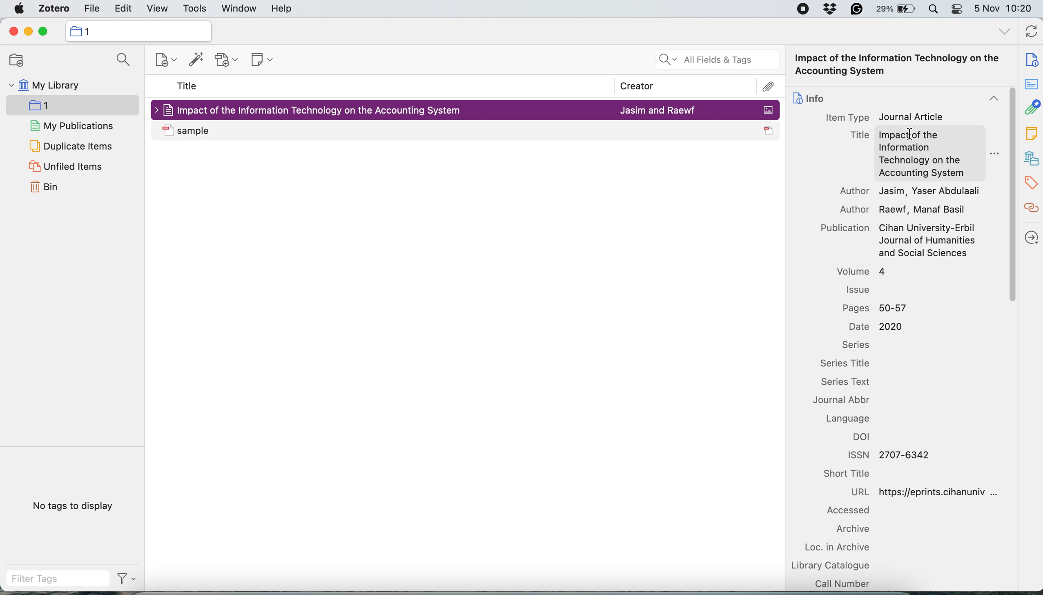  I want to click on cursor, so click(912, 135).